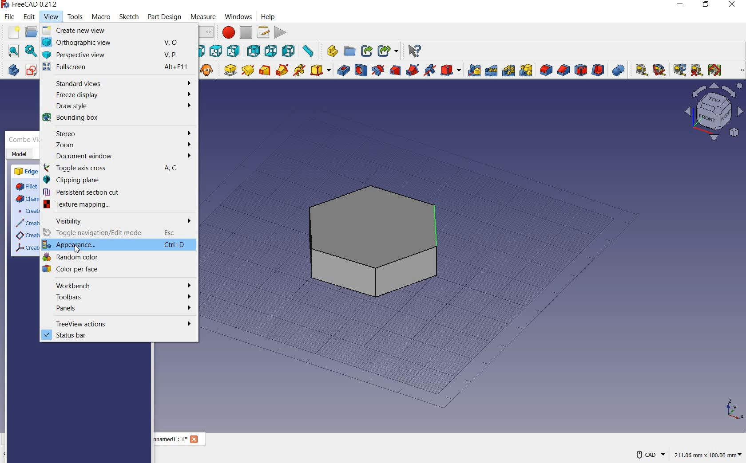 This screenshot has height=463, width=746. I want to click on create sketch, so click(31, 71).